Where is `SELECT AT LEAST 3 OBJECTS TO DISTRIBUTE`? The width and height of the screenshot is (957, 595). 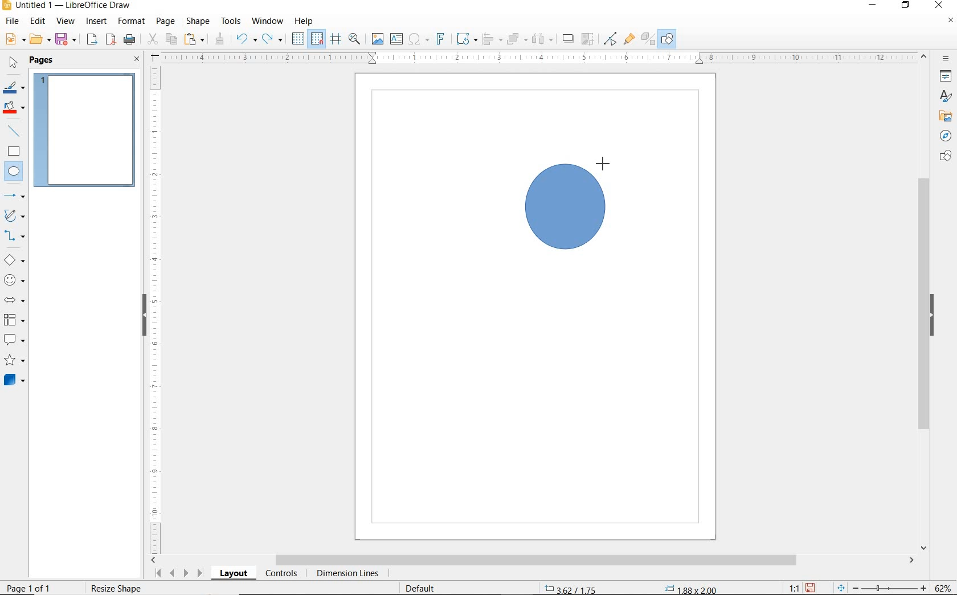 SELECT AT LEAST 3 OBJECTS TO DISTRIBUTE is located at coordinates (543, 38).